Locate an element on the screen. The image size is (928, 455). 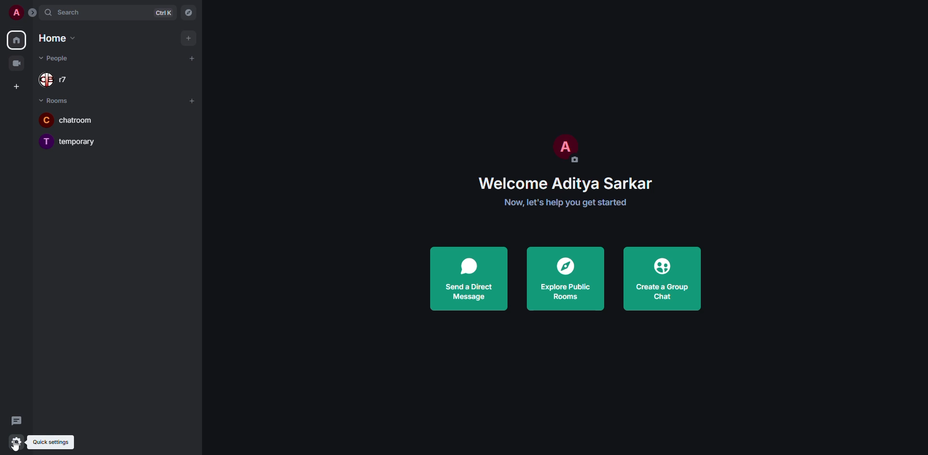
send a direct message is located at coordinates (470, 278).